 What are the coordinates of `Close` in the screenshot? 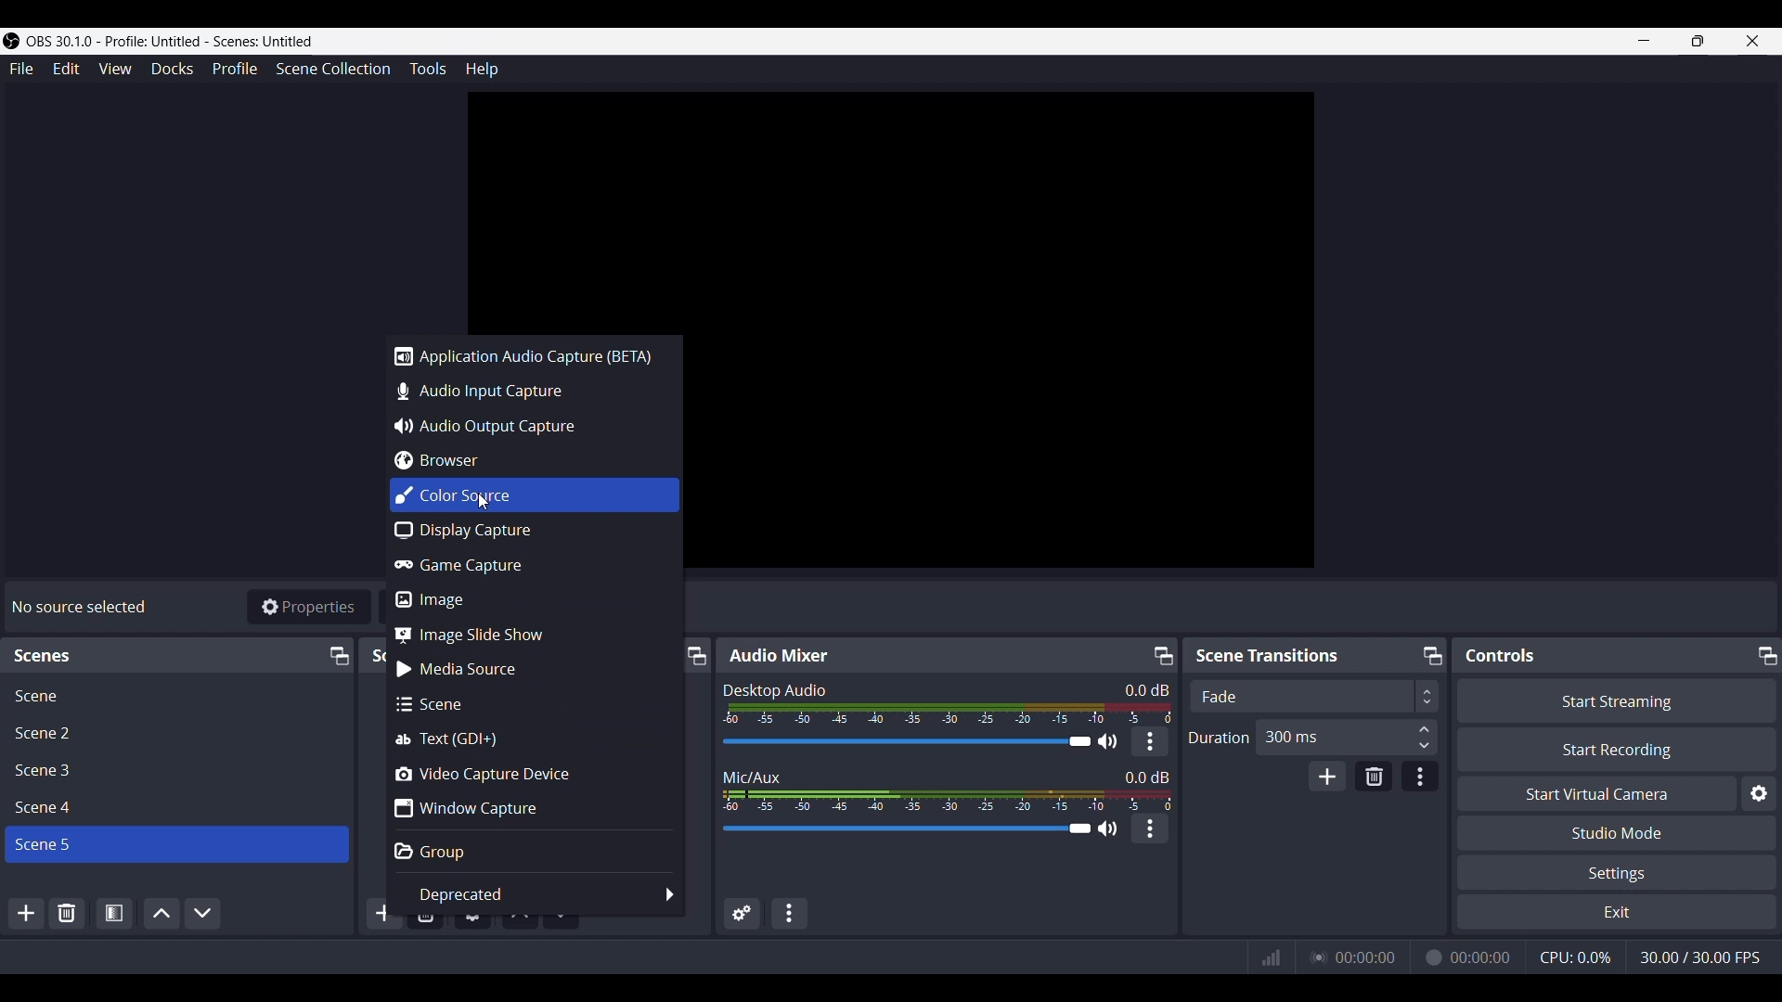 It's located at (1755, 41).